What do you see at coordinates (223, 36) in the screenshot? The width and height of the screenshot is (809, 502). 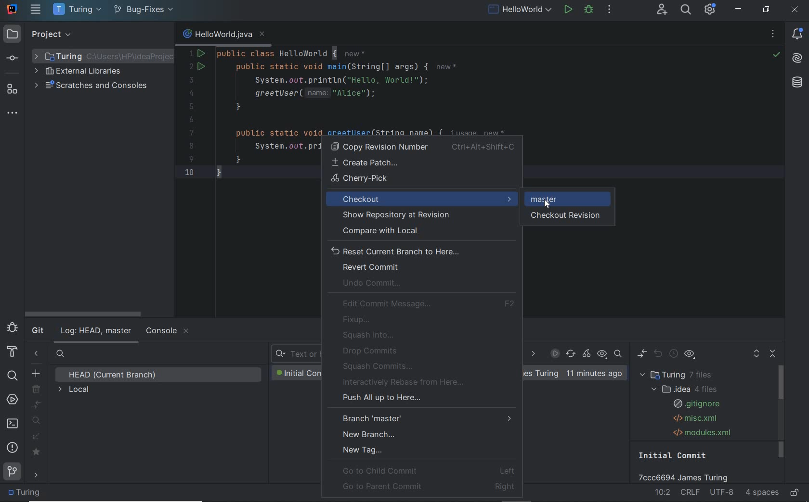 I see `file name` at bounding box center [223, 36].